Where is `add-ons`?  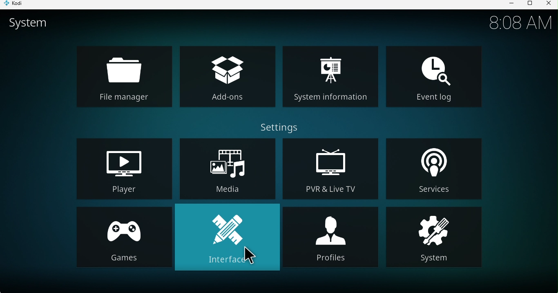
add-ons is located at coordinates (228, 77).